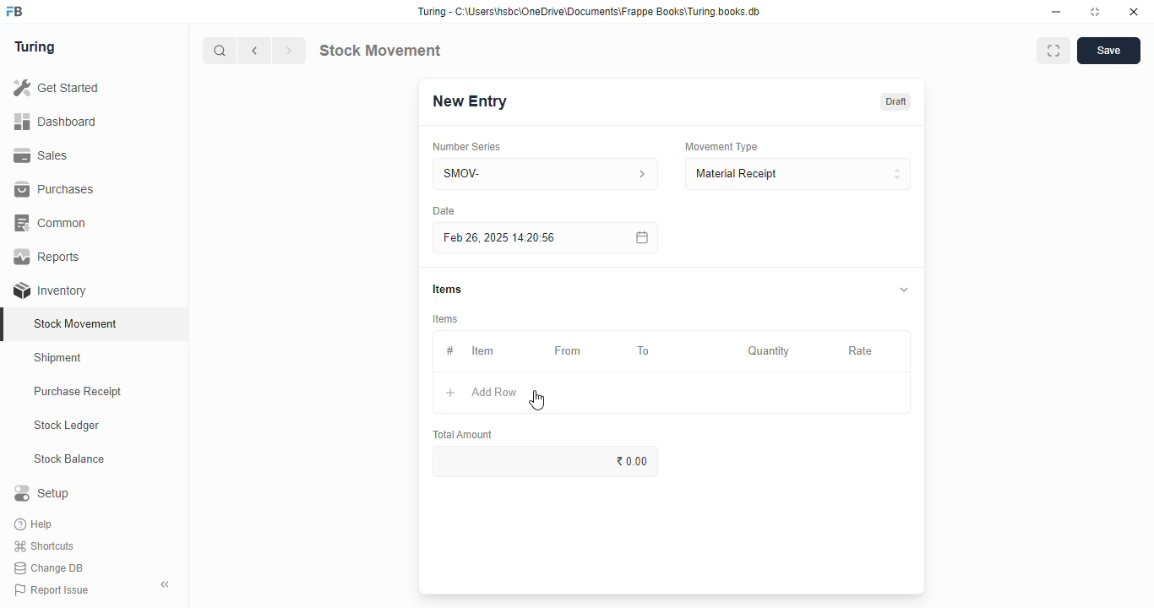 This screenshot has width=1154, height=608. I want to click on help, so click(35, 524).